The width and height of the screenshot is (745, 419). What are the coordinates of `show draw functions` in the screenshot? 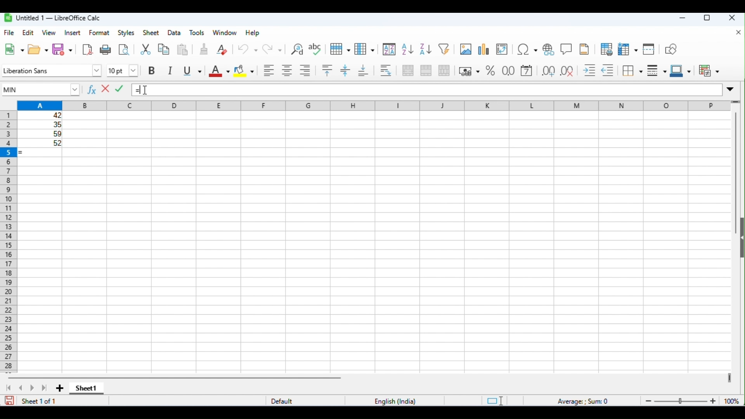 It's located at (671, 50).